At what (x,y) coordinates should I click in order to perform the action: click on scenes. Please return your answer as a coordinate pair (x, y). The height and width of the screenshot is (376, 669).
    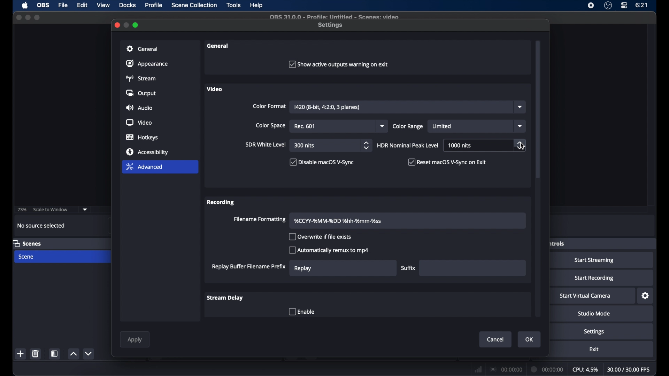
    Looking at the image, I should click on (27, 243).